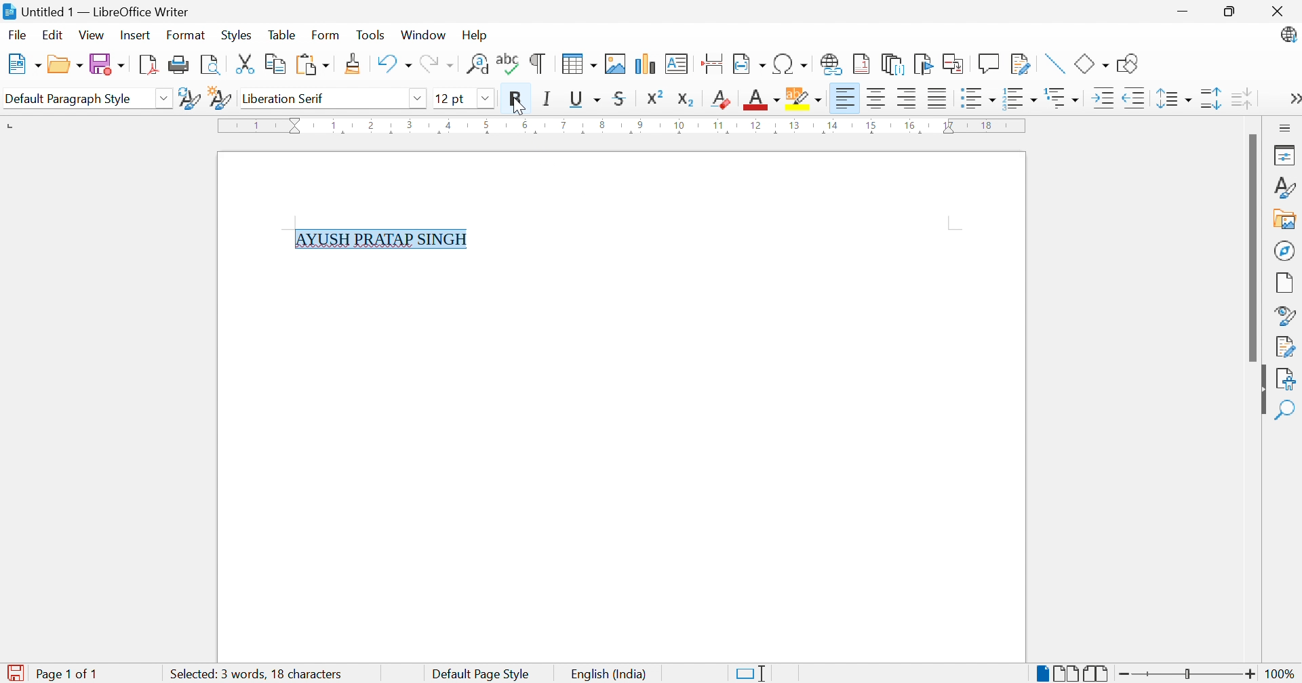  Describe the element at coordinates (477, 64) in the screenshot. I see `Find and Replace` at that location.